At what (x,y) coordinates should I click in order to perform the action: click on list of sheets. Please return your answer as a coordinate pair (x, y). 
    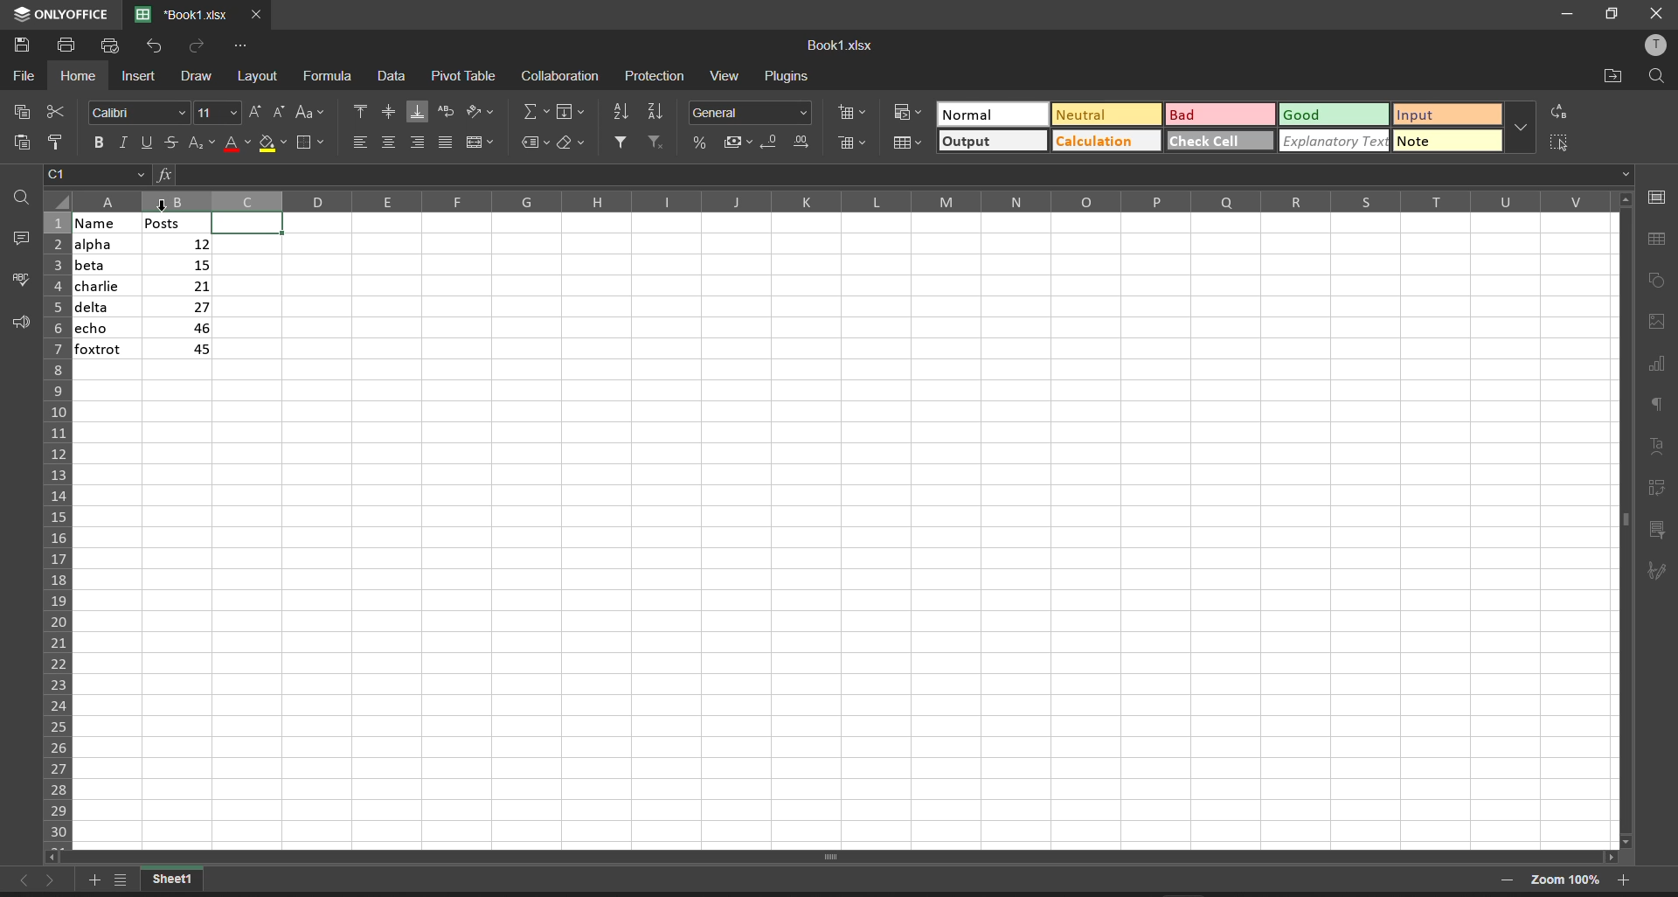
    Looking at the image, I should click on (121, 879).